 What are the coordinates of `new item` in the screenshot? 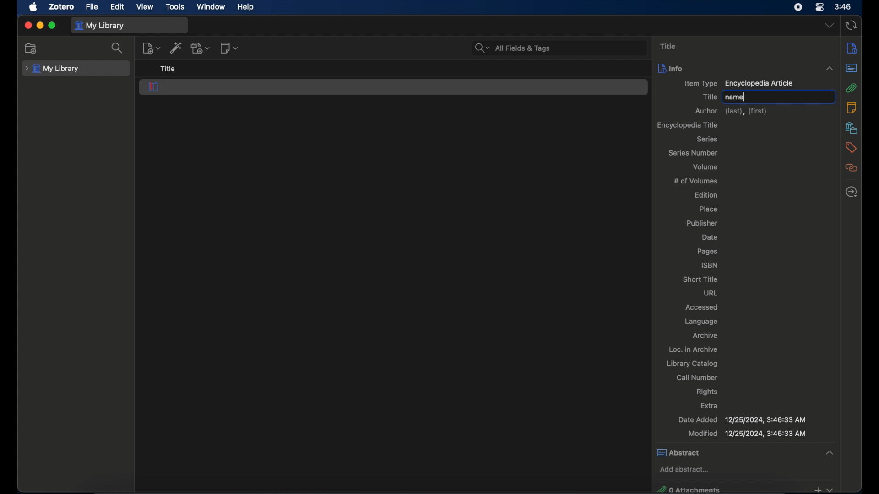 It's located at (152, 48).